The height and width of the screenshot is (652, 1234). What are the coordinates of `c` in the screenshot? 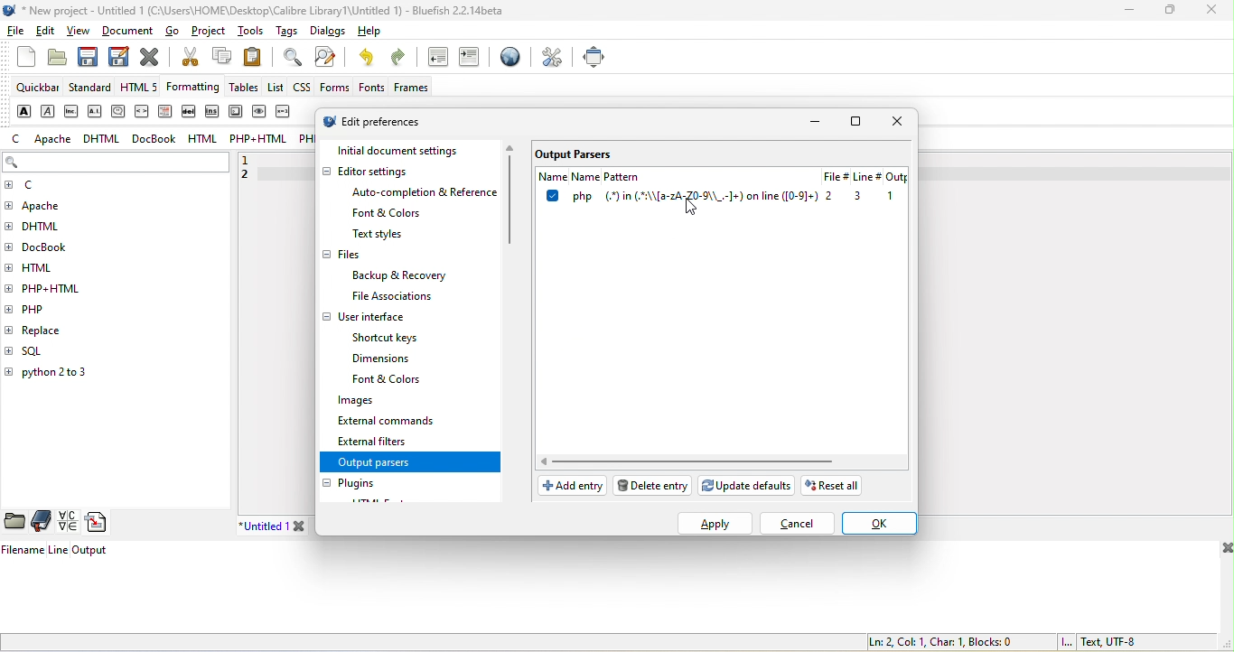 It's located at (17, 139).